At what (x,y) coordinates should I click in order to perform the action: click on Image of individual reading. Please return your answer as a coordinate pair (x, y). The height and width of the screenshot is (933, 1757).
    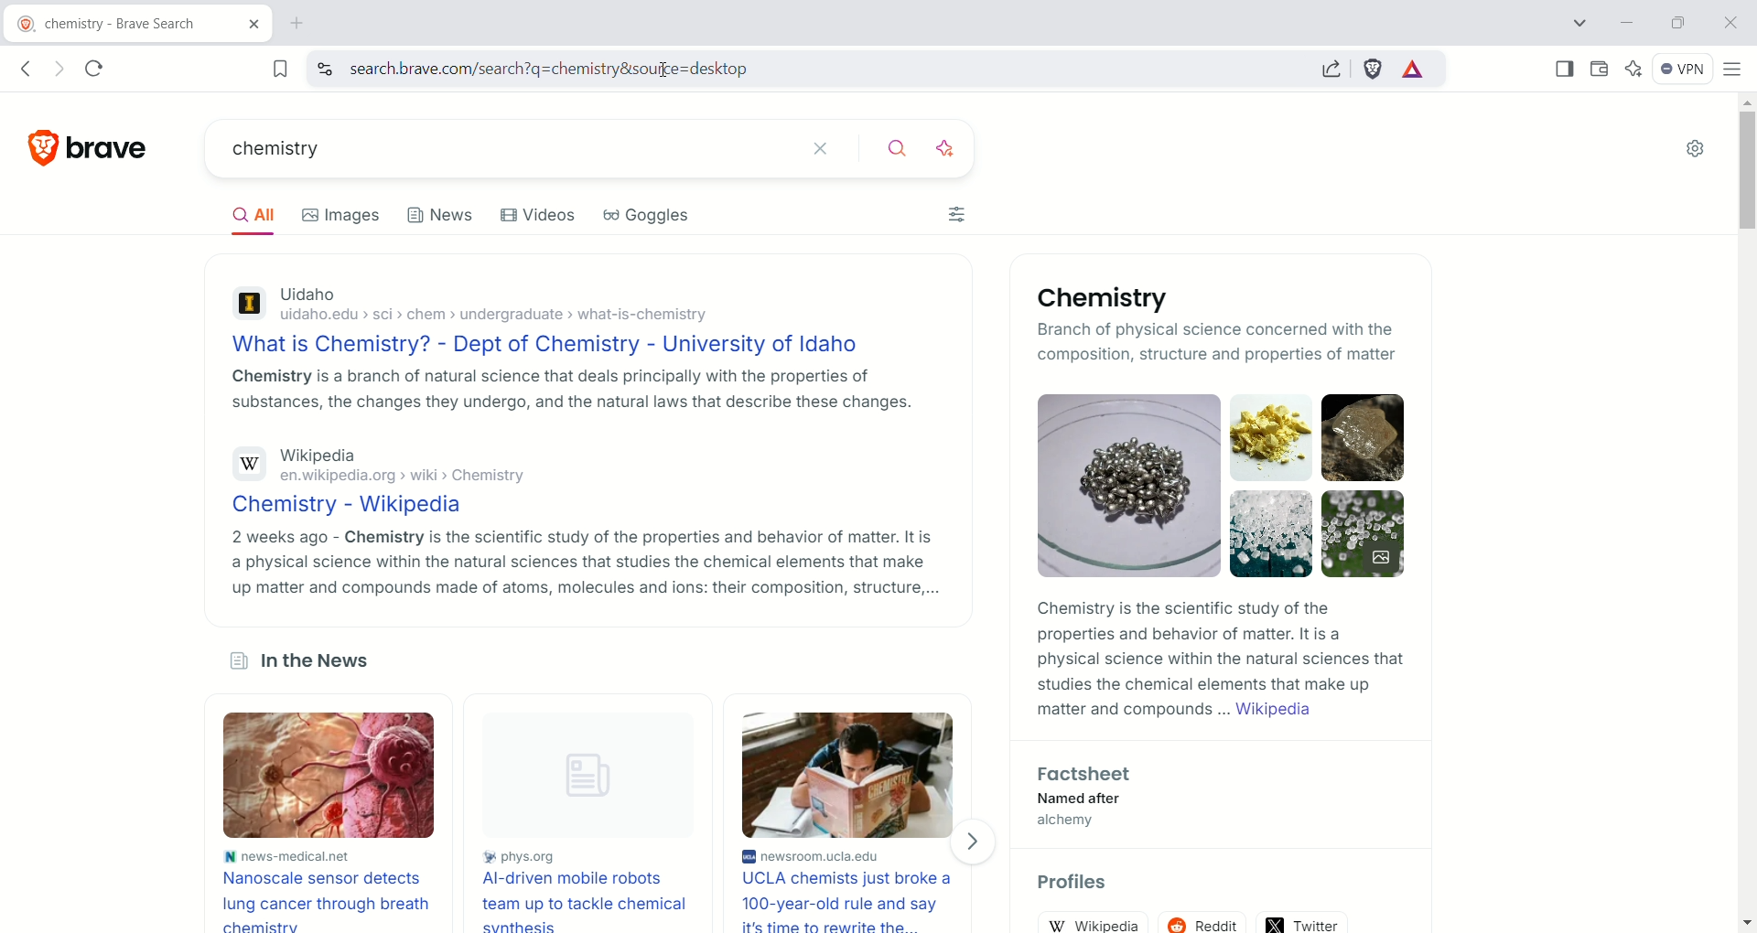
    Looking at the image, I should click on (846, 775).